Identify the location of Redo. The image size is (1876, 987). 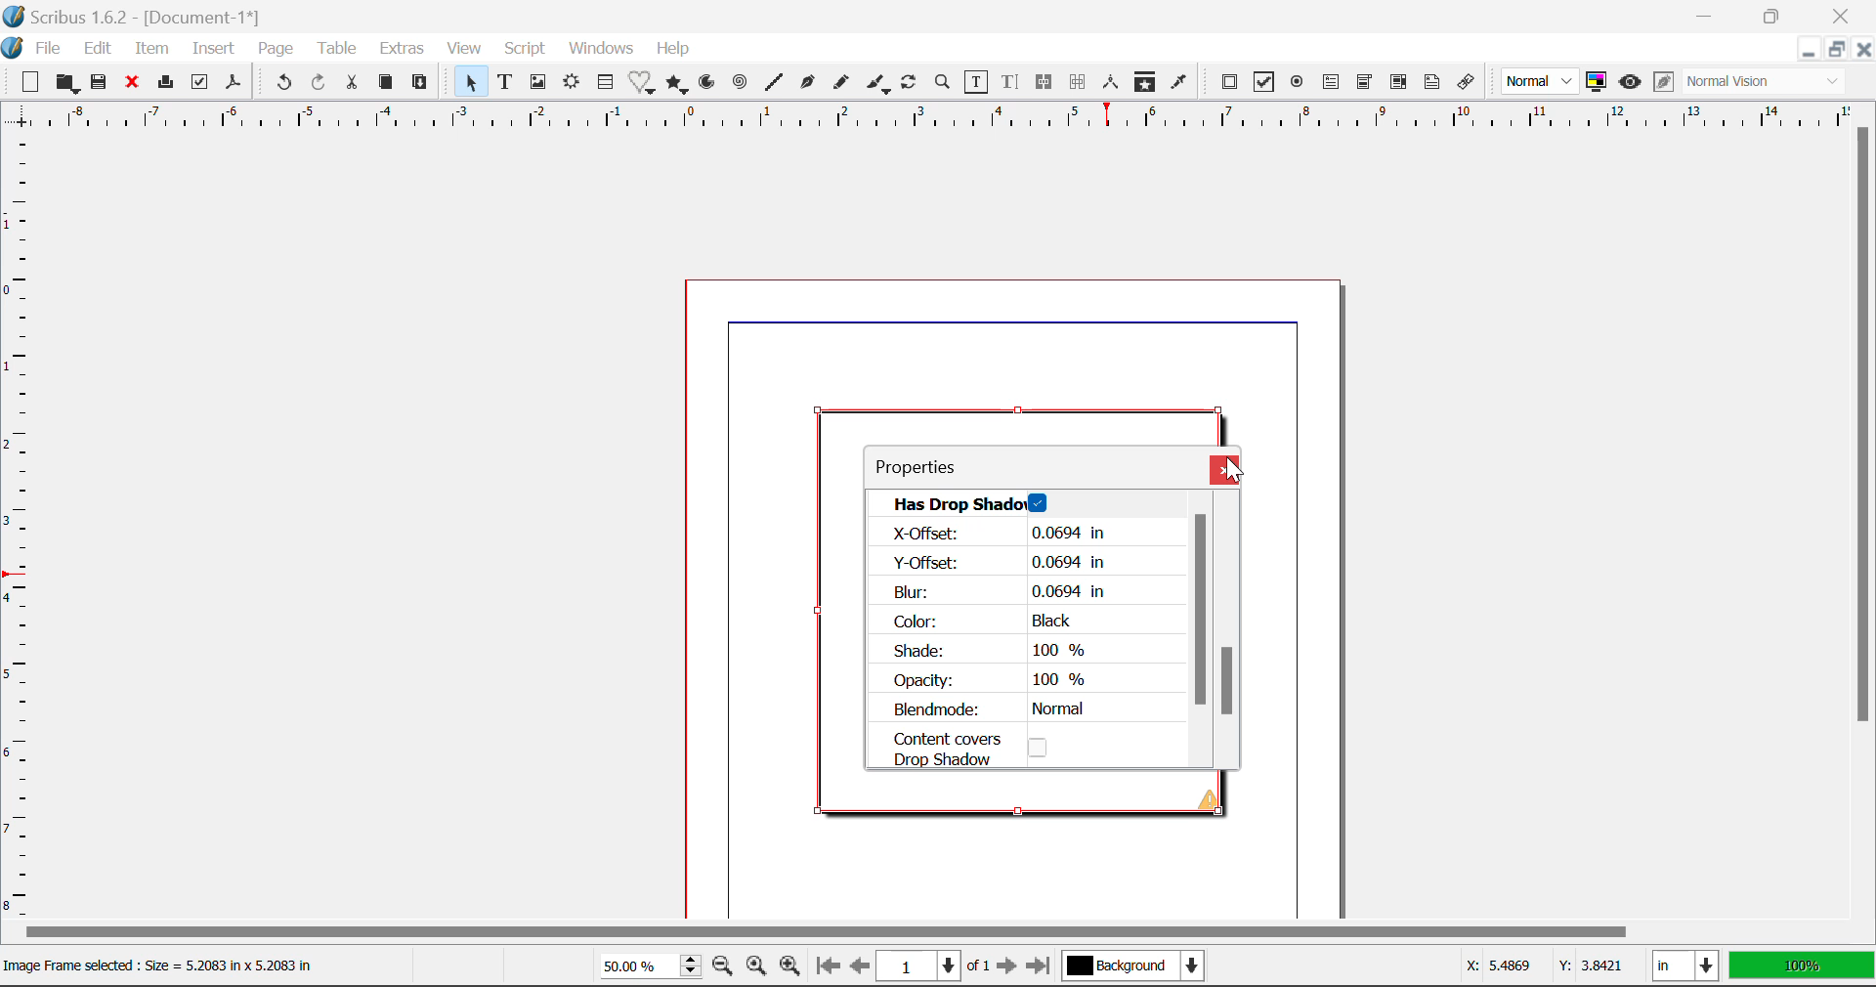
(320, 84).